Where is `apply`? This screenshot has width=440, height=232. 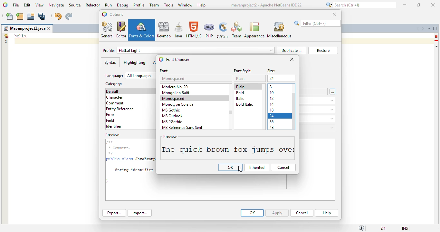 apply is located at coordinates (277, 213).